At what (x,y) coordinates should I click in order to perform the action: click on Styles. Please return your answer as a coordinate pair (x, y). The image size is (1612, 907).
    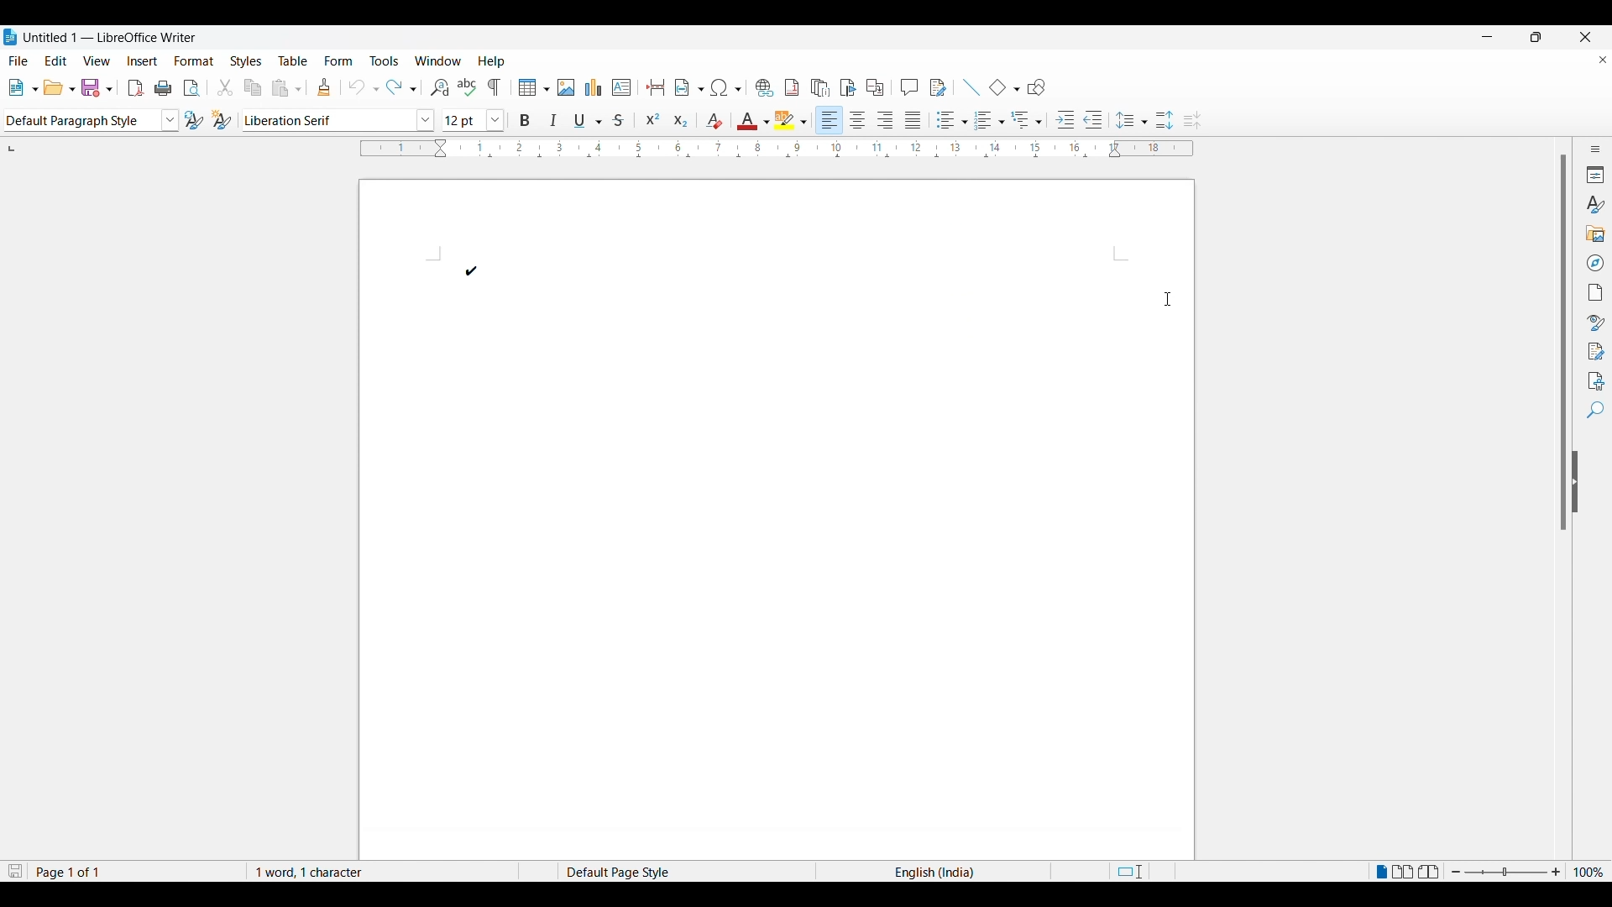
    Looking at the image, I should click on (1594, 203).